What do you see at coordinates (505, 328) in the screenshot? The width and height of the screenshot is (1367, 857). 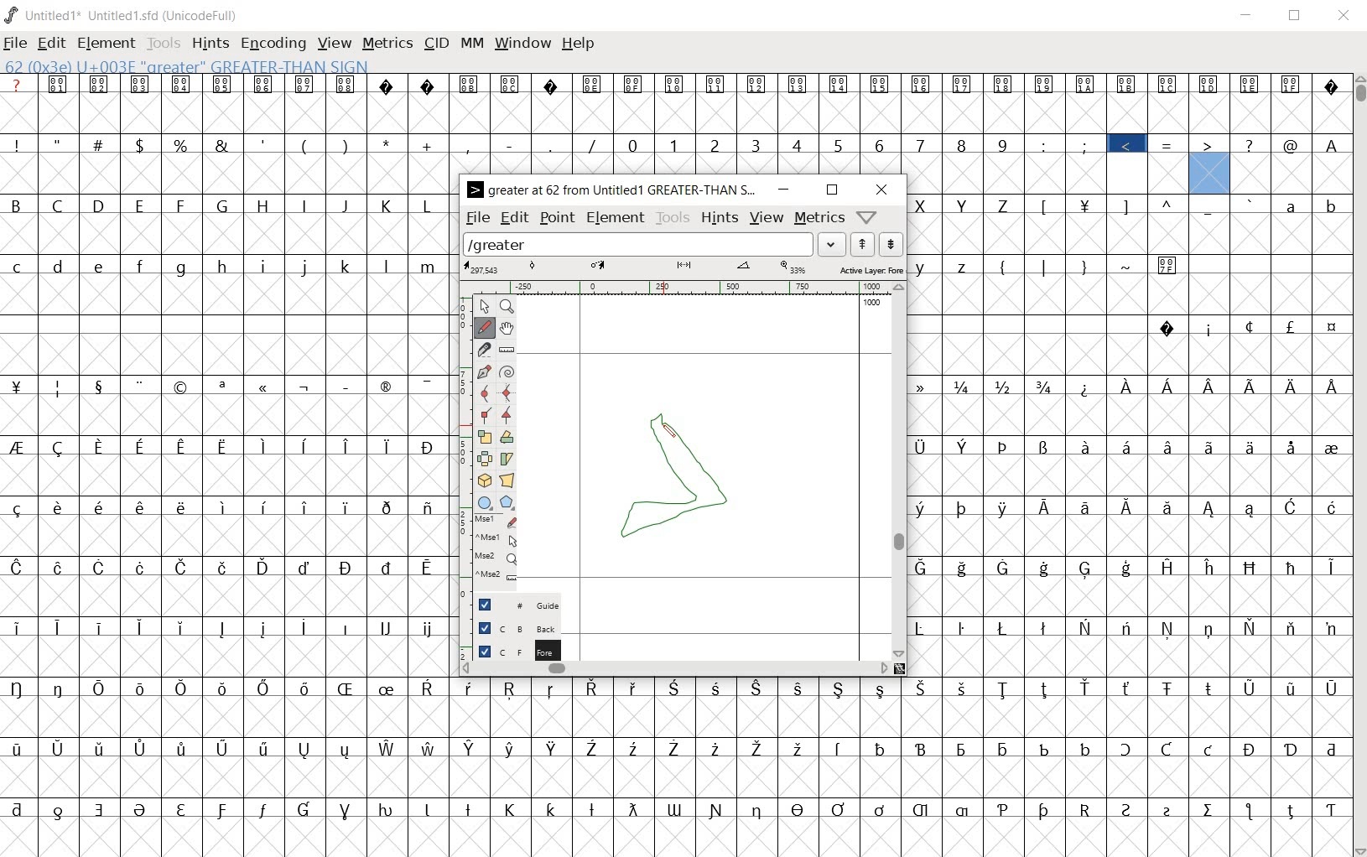 I see `scroll by hand` at bounding box center [505, 328].